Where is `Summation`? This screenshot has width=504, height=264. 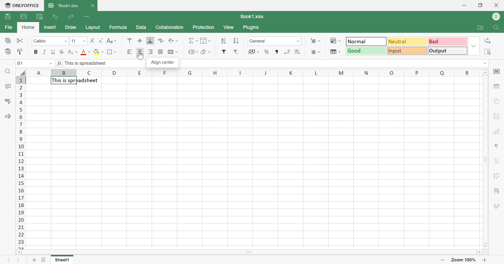
Summation is located at coordinates (190, 40).